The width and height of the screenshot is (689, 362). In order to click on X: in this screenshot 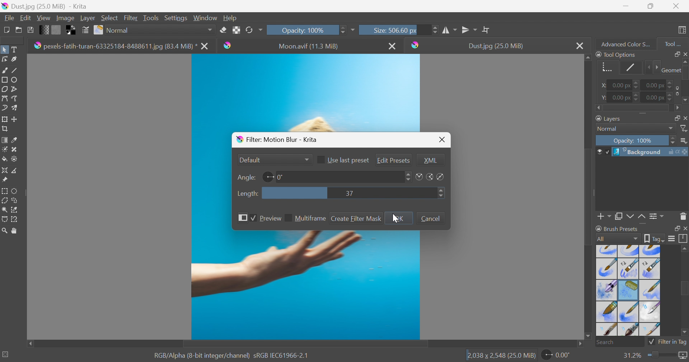, I will do `click(601, 85)`.